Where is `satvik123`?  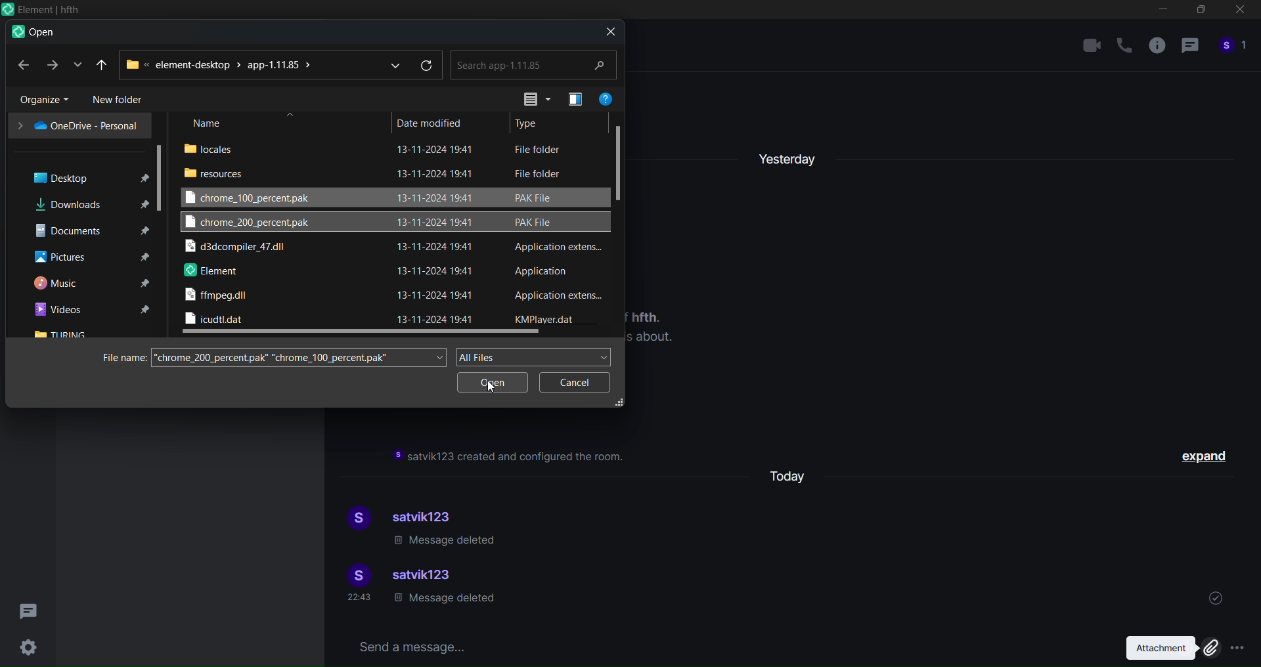 satvik123 is located at coordinates (429, 515).